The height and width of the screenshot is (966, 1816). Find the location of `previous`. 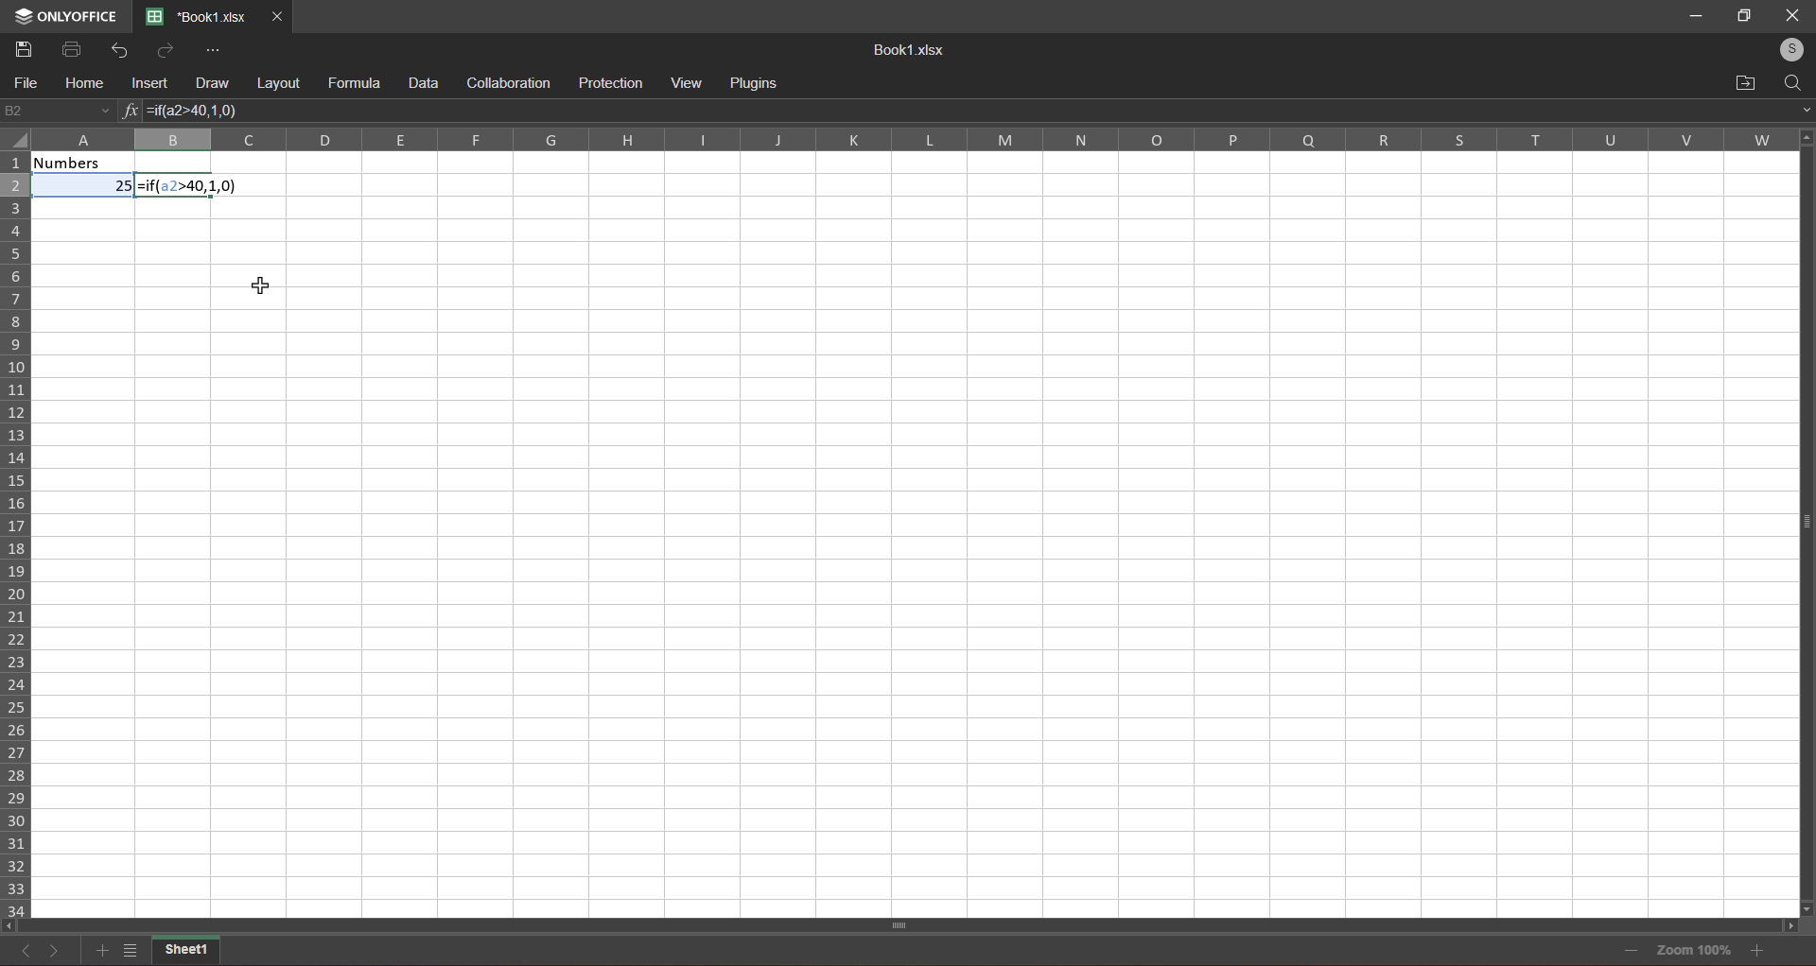

previous is located at coordinates (27, 956).